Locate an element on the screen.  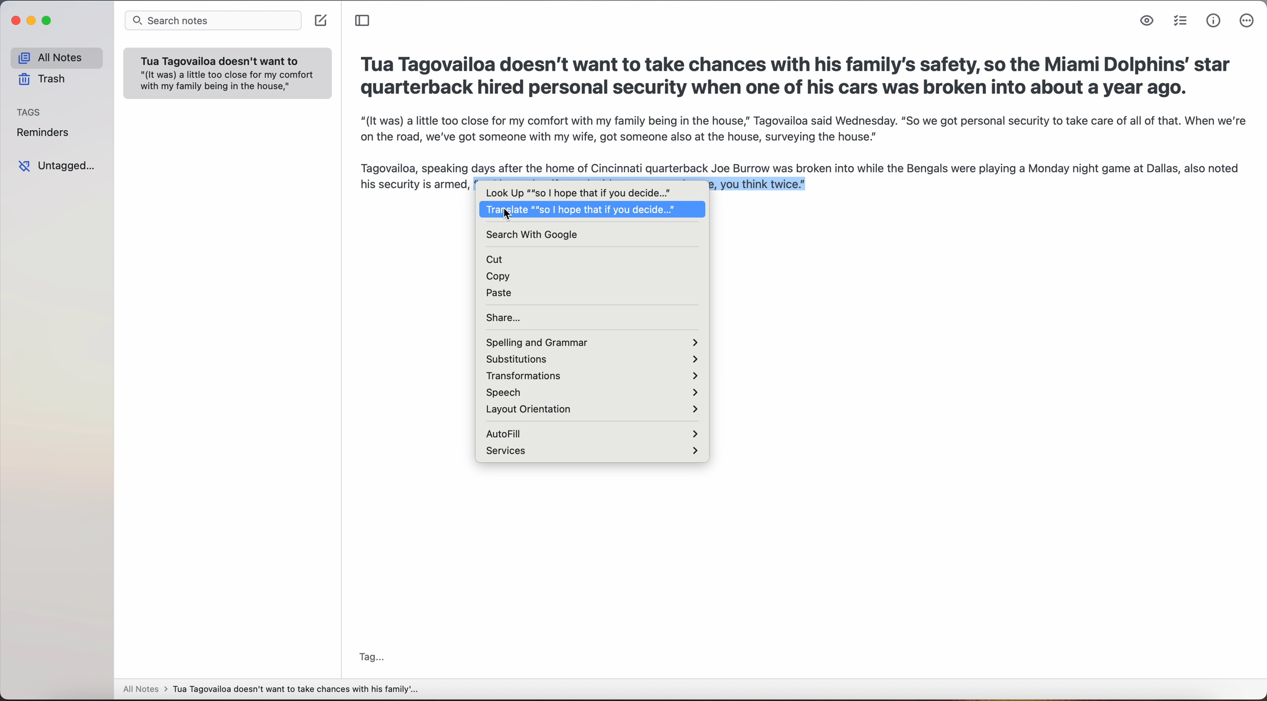
Translate "so I hope that if you decide" is located at coordinates (592, 209).